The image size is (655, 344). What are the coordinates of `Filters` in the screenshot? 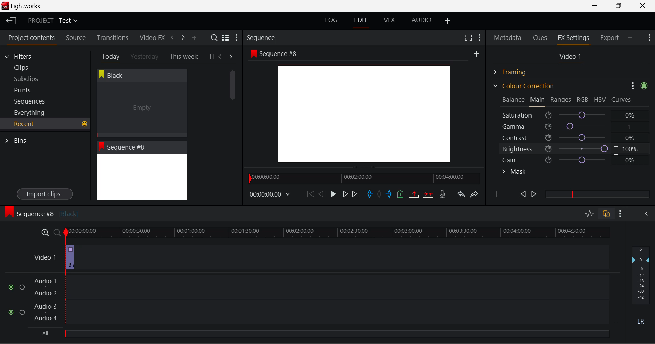 It's located at (25, 55).